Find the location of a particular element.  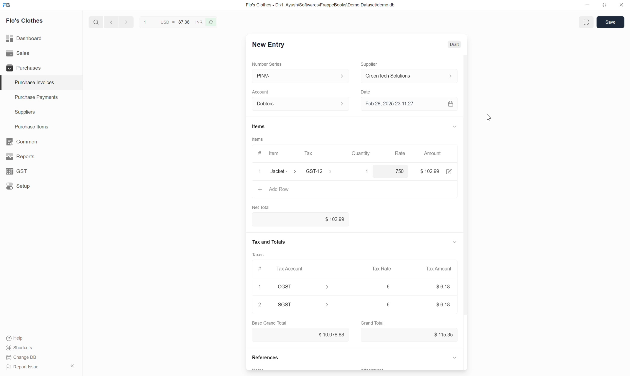

2 is located at coordinates (259, 304).